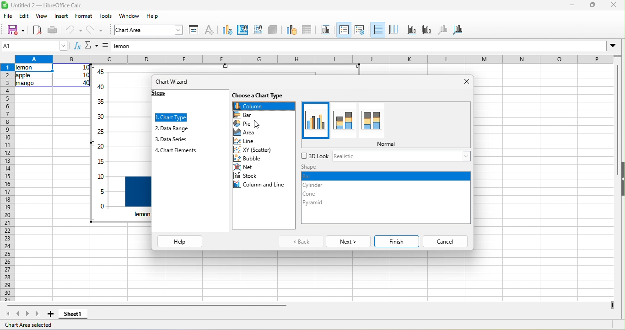  What do you see at coordinates (318, 194) in the screenshot?
I see `cone` at bounding box center [318, 194].